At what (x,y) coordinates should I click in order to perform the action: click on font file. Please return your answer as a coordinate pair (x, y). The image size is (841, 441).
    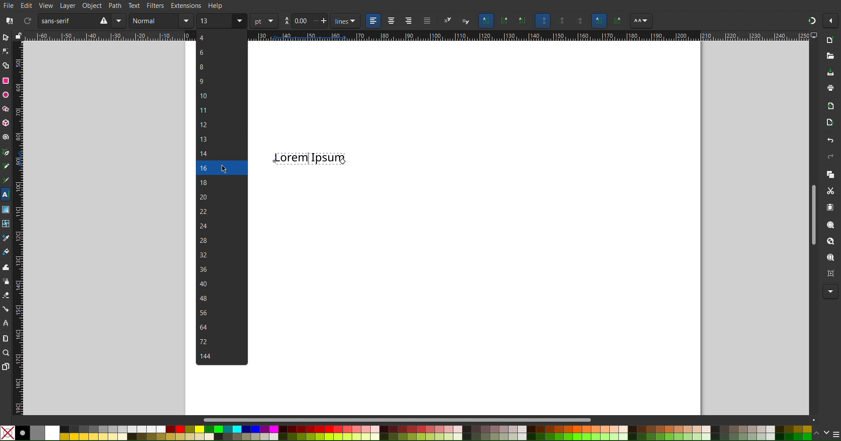
    Looking at the image, I should click on (11, 20).